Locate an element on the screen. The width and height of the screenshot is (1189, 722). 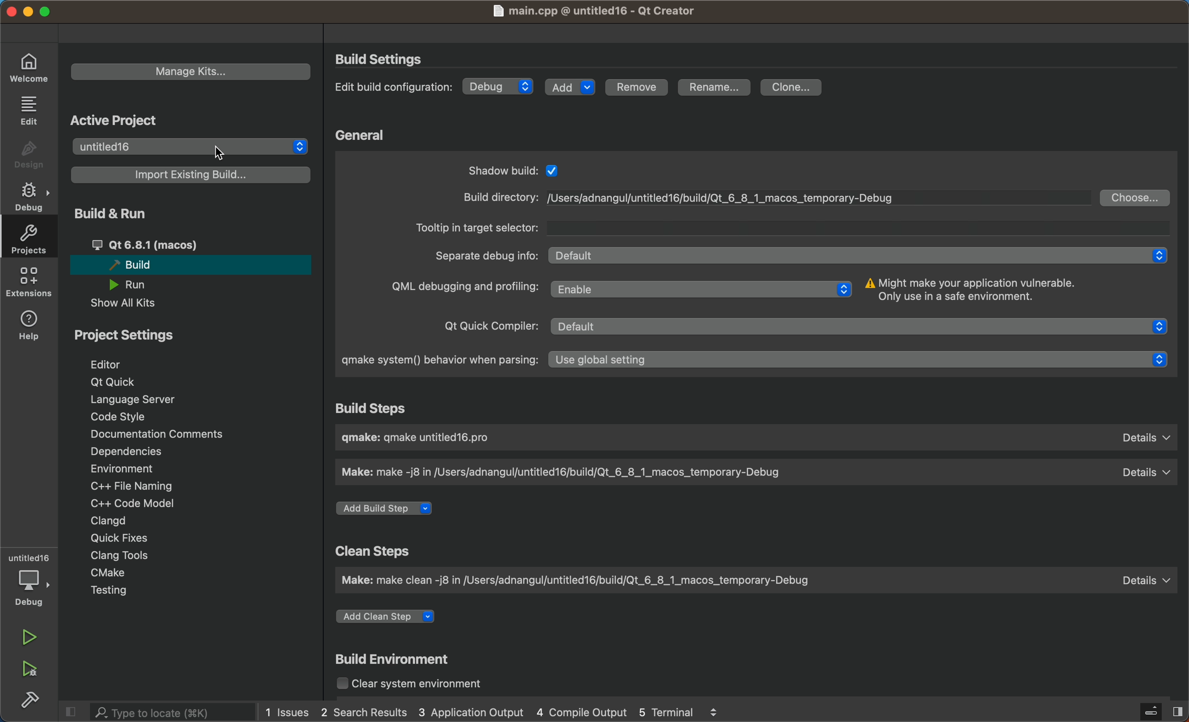
cursor is located at coordinates (218, 153).